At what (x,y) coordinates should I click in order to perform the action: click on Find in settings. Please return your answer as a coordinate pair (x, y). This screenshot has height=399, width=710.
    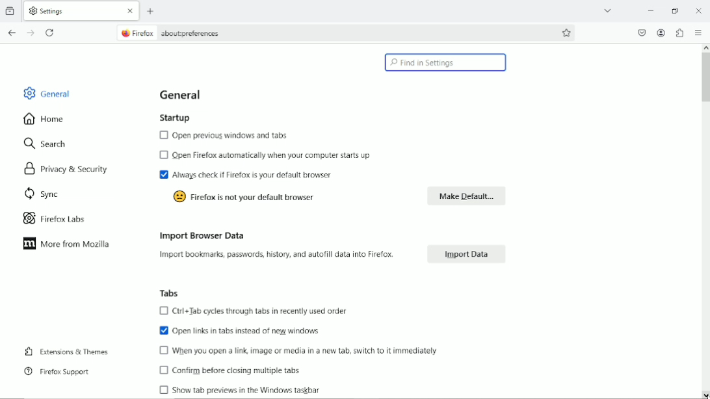
    Looking at the image, I should click on (445, 63).